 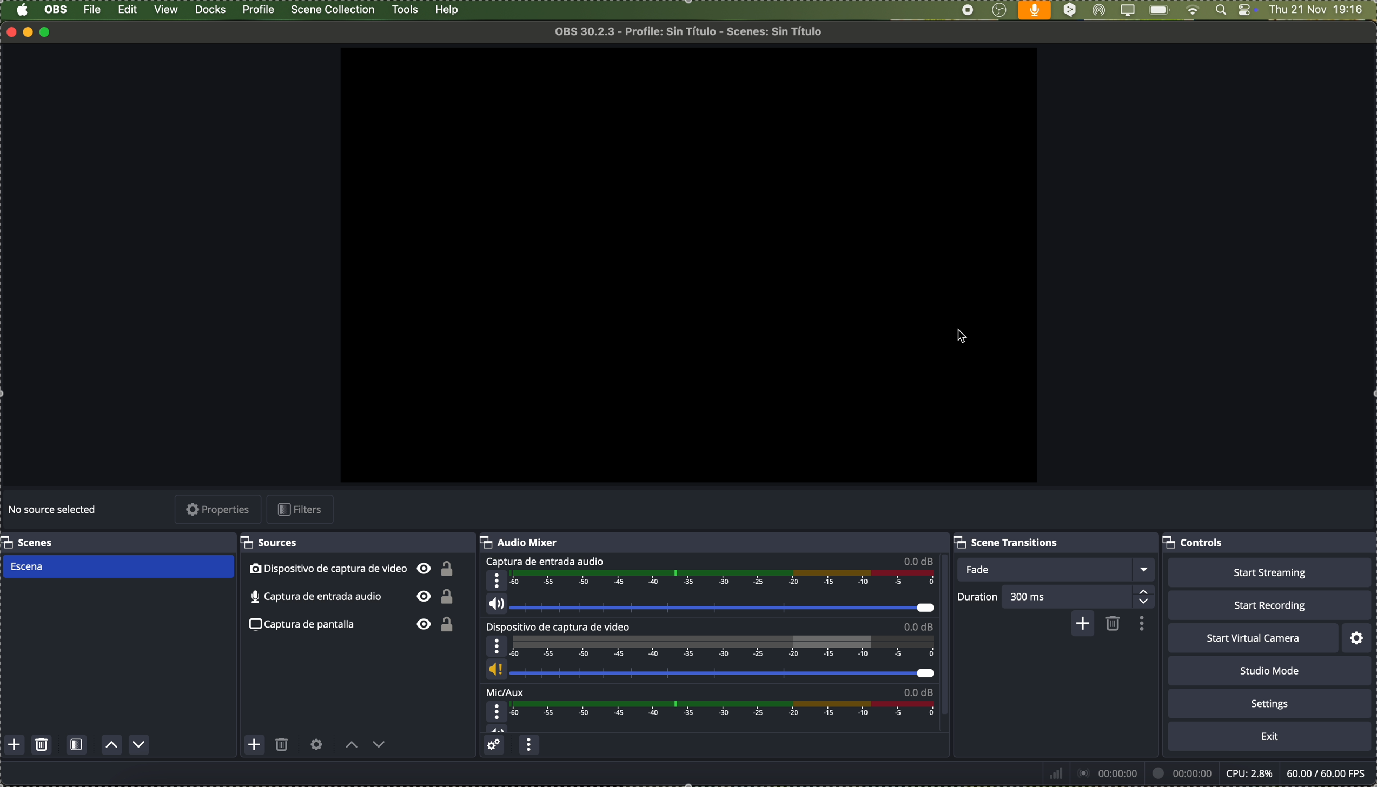 I want to click on screen, so click(x=1127, y=11).